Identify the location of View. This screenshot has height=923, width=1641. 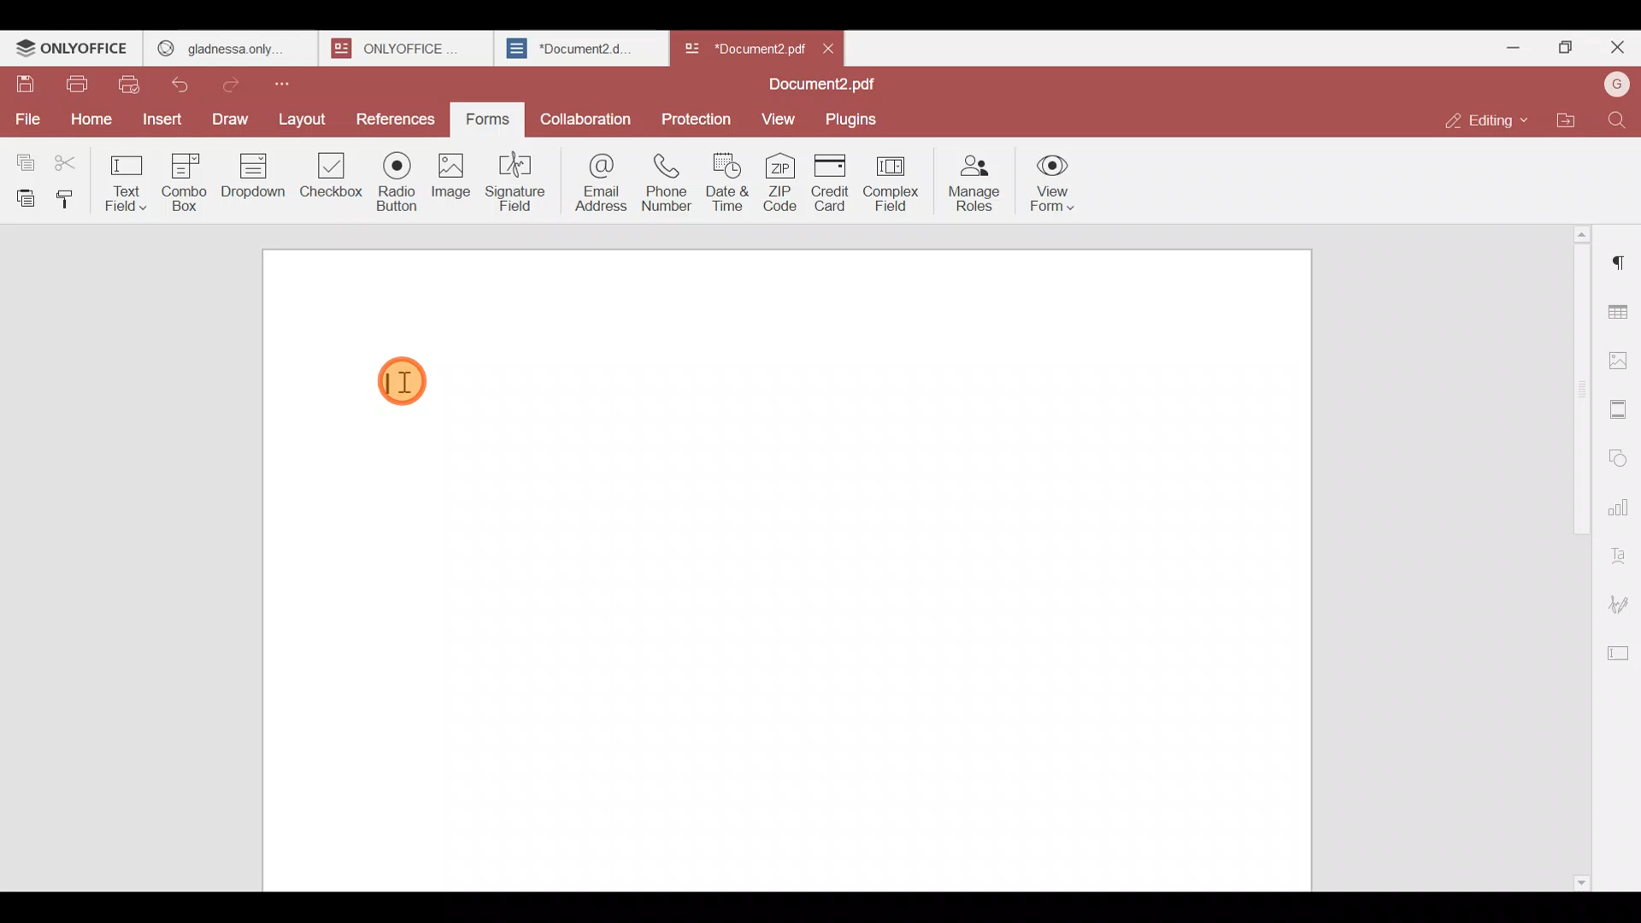
(774, 117).